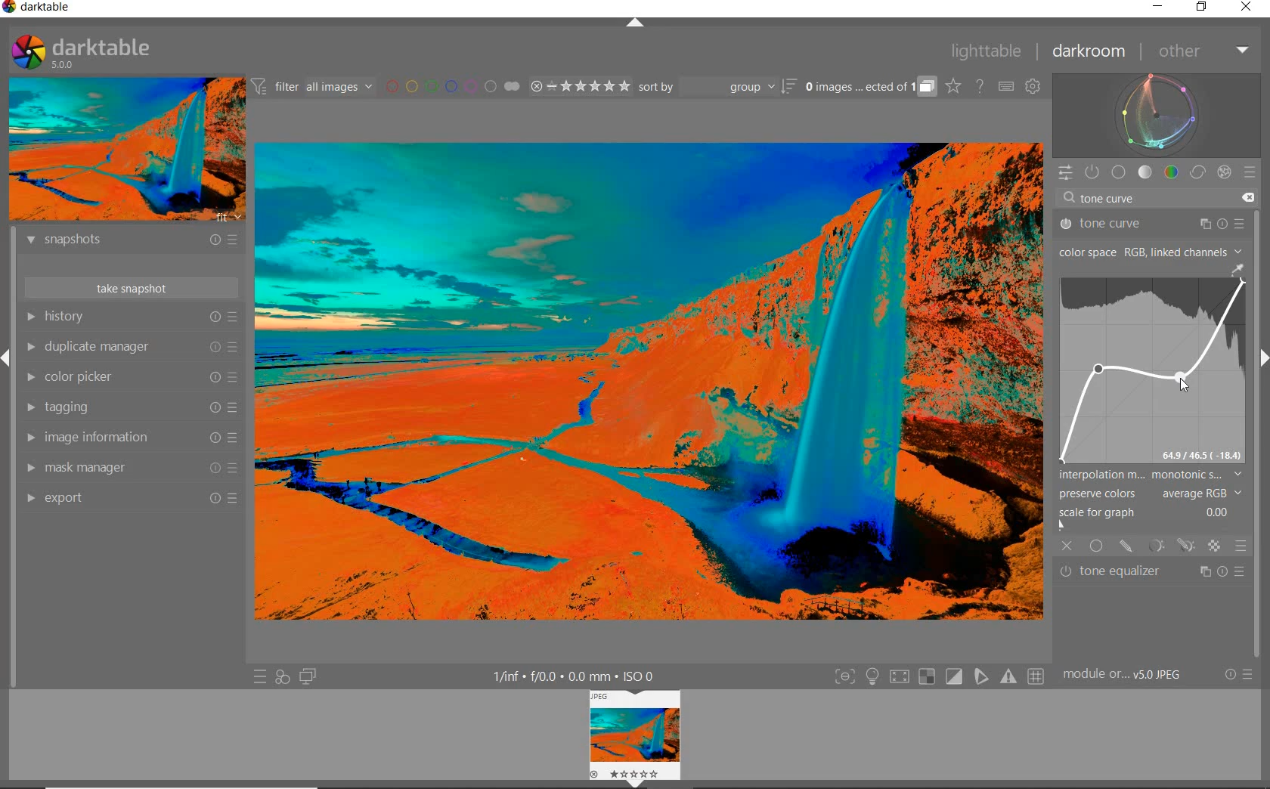 Image resolution: width=1270 pixels, height=789 pixels. What do you see at coordinates (131, 316) in the screenshot?
I see `history` at bounding box center [131, 316].